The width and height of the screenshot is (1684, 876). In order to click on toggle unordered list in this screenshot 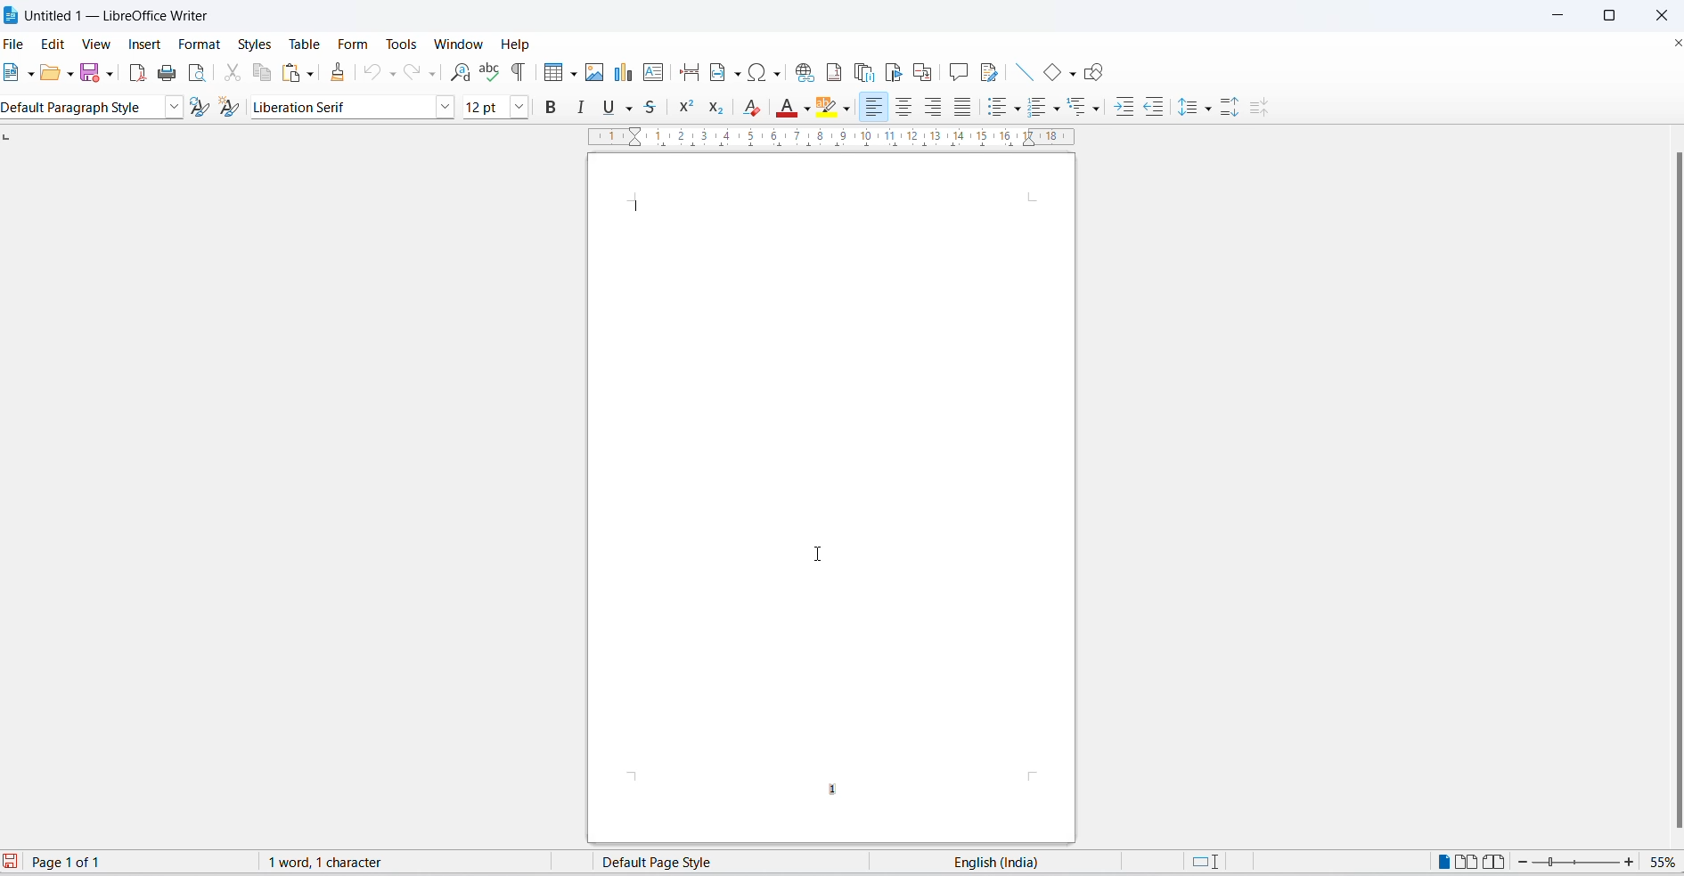, I will do `click(997, 109)`.